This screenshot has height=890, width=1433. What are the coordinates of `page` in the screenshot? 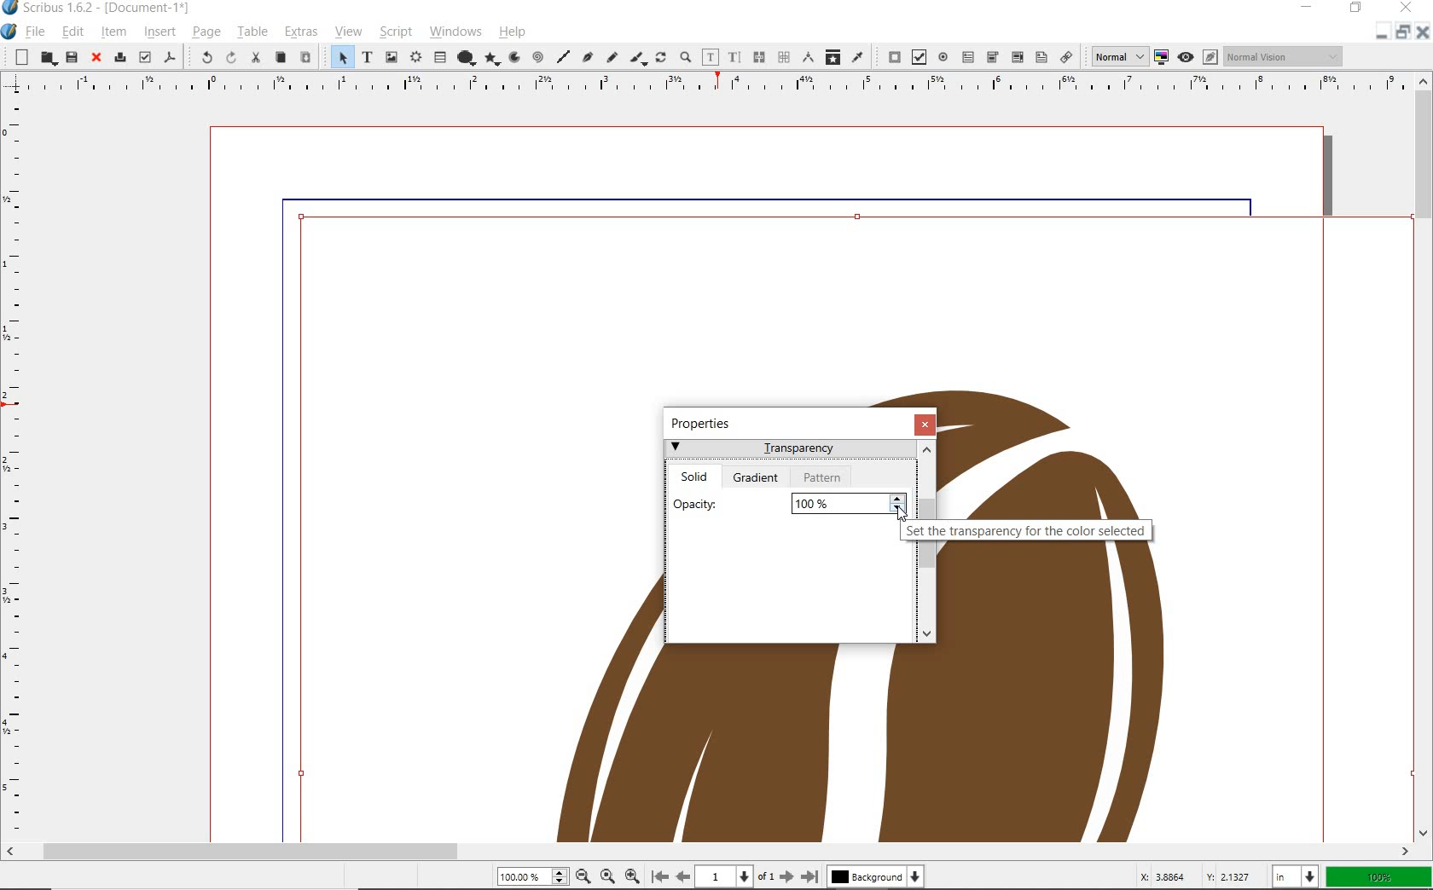 It's located at (206, 33).